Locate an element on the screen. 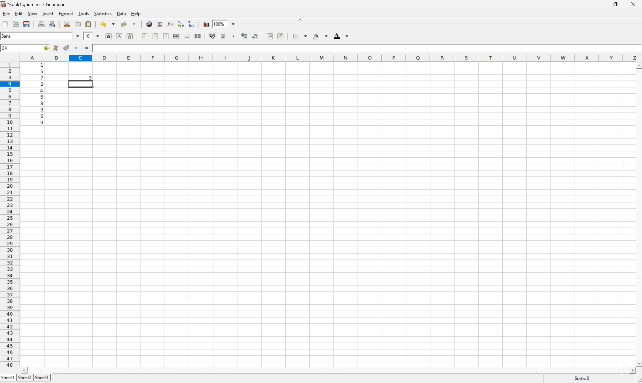  undo is located at coordinates (106, 24).